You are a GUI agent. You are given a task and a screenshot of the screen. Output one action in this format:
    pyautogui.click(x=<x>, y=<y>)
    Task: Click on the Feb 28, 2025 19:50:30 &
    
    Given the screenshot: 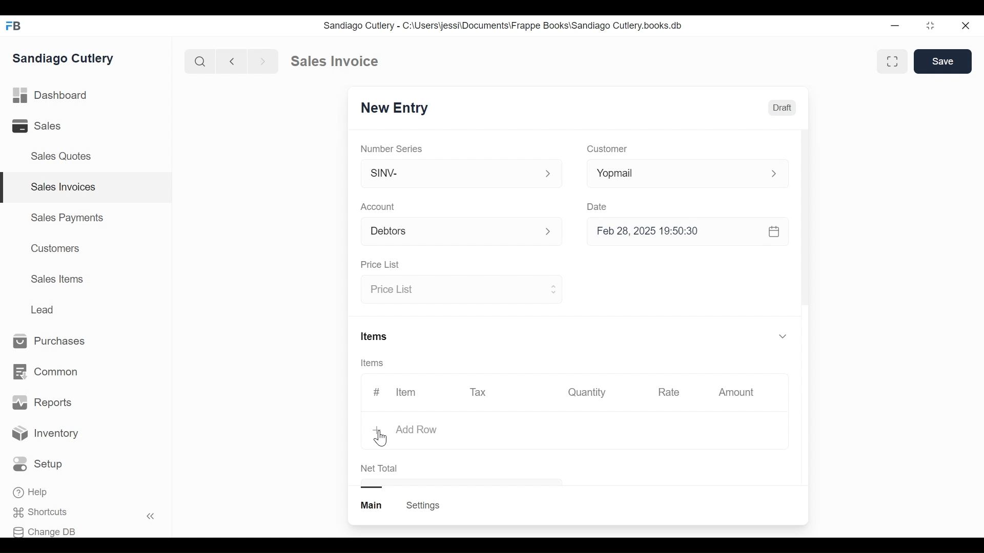 What is the action you would take?
    pyautogui.click(x=690, y=232)
    